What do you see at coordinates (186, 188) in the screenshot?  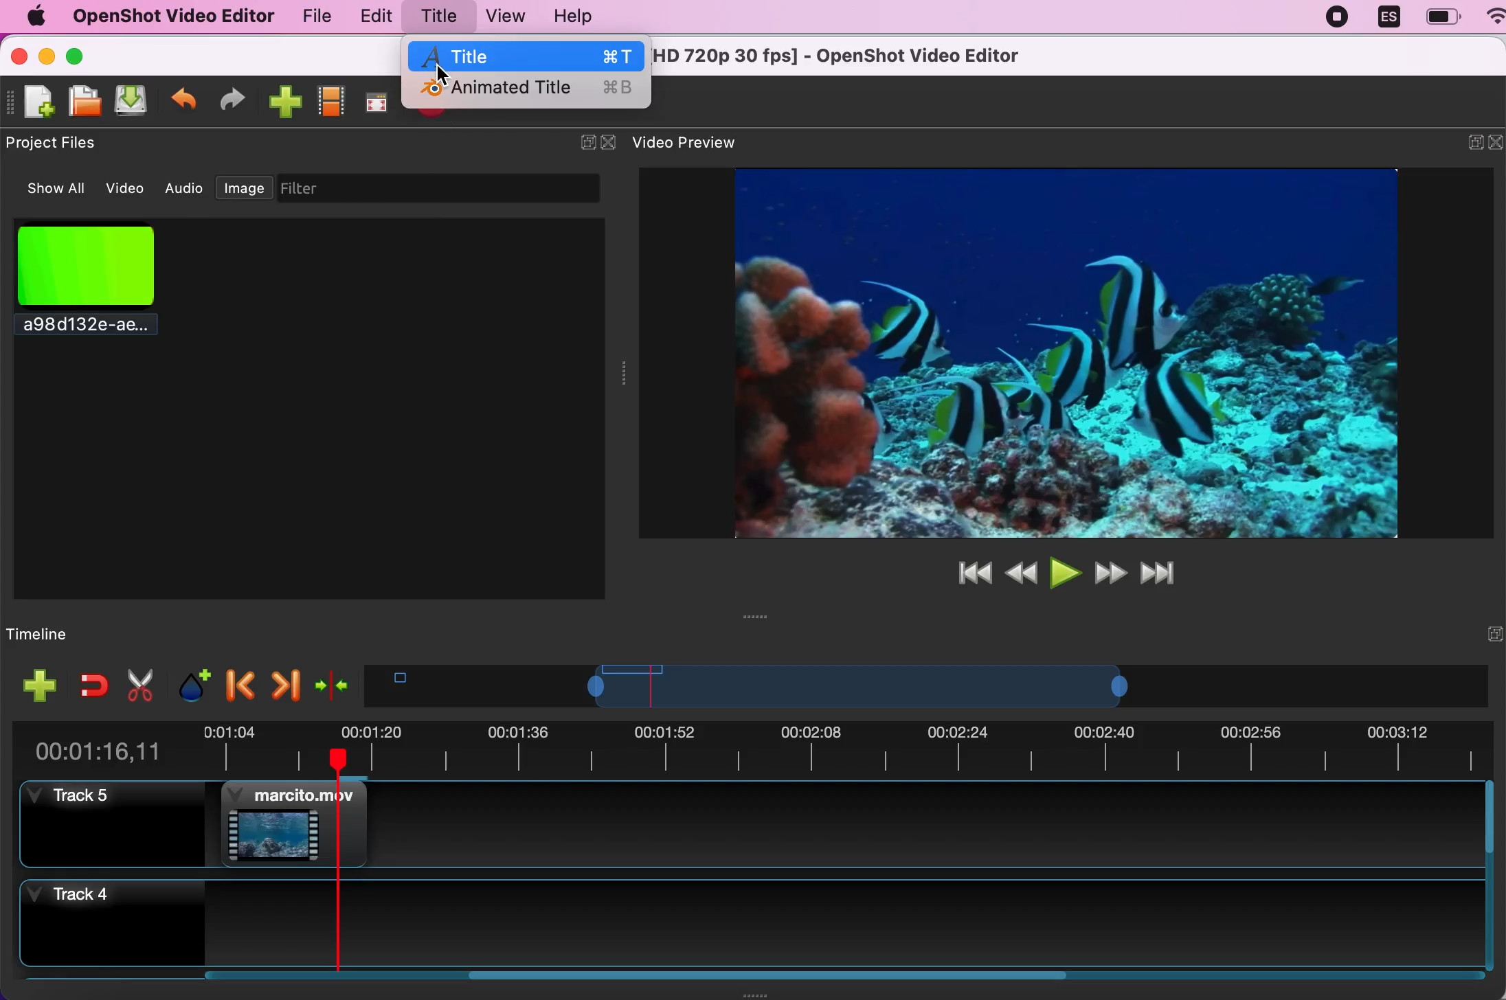 I see `audio` at bounding box center [186, 188].